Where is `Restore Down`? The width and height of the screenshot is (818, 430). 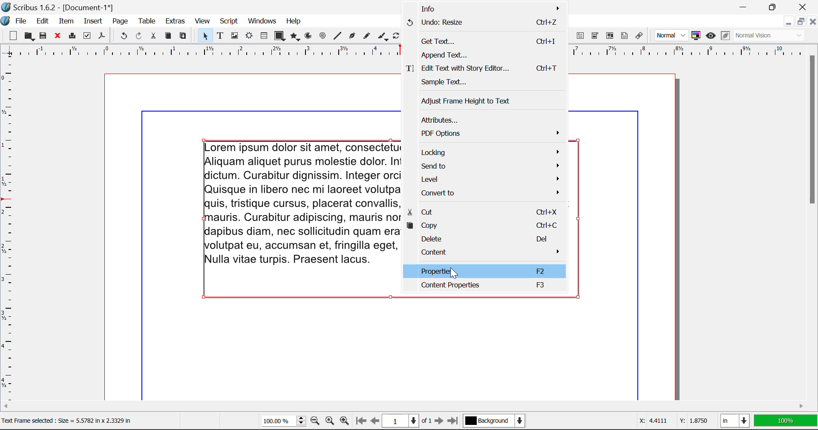
Restore Down is located at coordinates (788, 22).